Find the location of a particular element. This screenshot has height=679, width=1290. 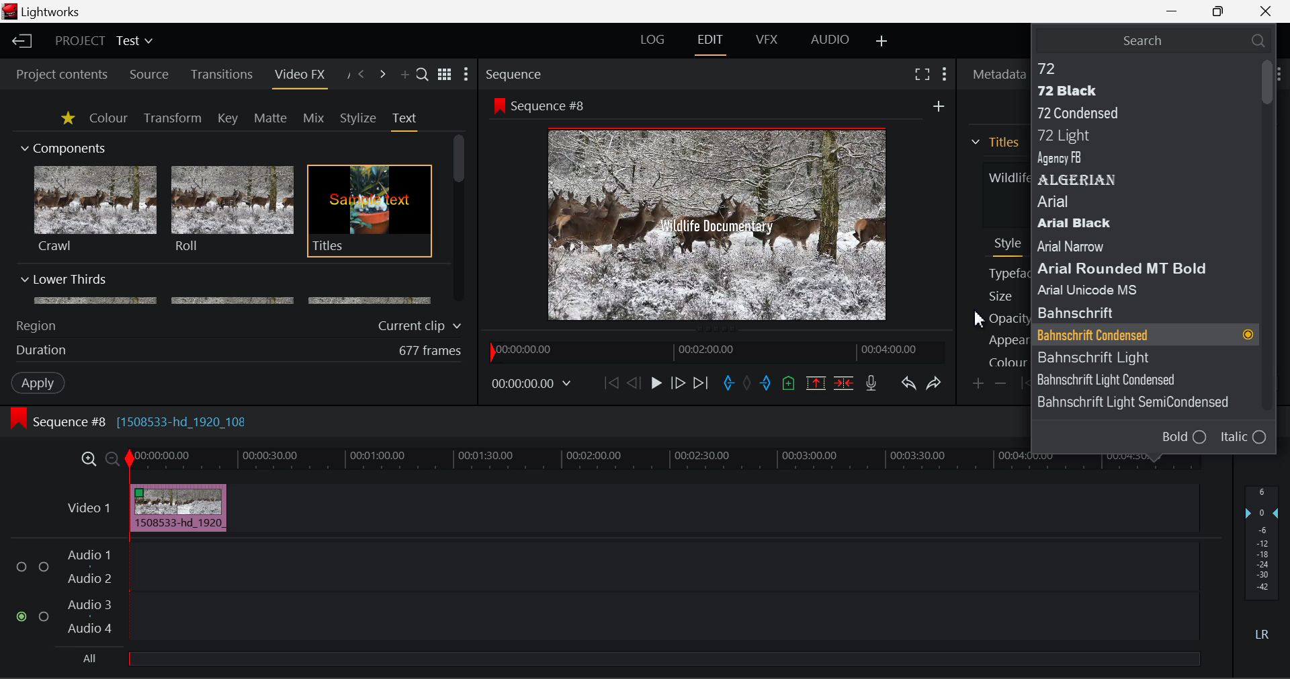

Italic is located at coordinates (1244, 438).